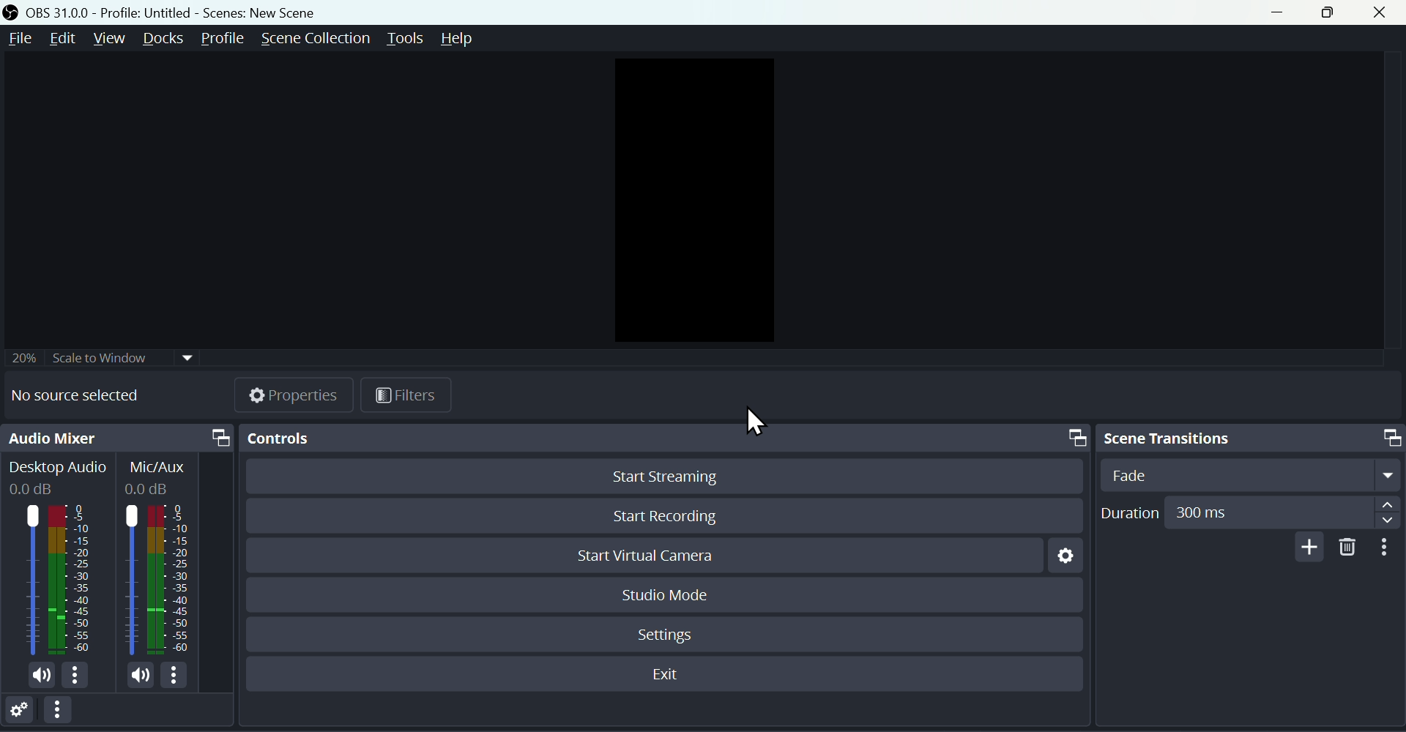  What do you see at coordinates (118, 439) in the screenshot?
I see `Audio mixer` at bounding box center [118, 439].